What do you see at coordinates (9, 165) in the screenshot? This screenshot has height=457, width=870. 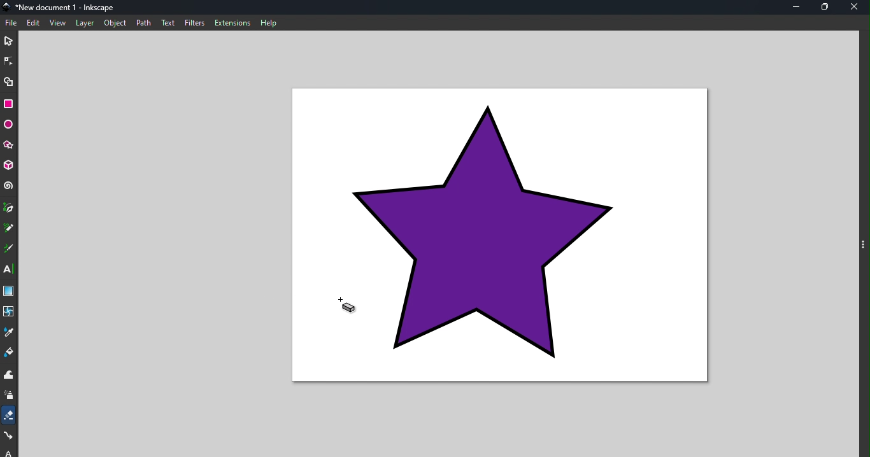 I see `3D box tool` at bounding box center [9, 165].